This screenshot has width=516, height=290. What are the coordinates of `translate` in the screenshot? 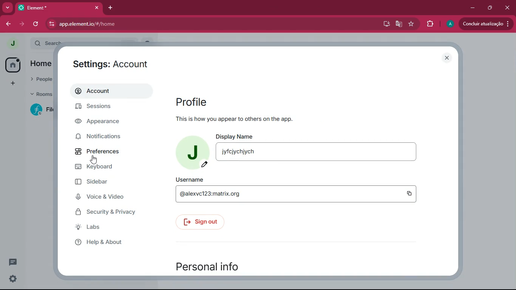 It's located at (399, 24).